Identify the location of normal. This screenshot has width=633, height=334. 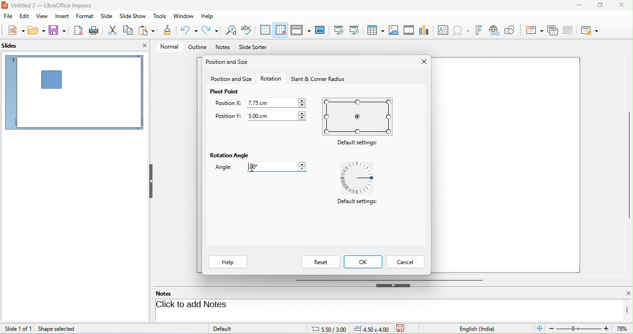
(166, 46).